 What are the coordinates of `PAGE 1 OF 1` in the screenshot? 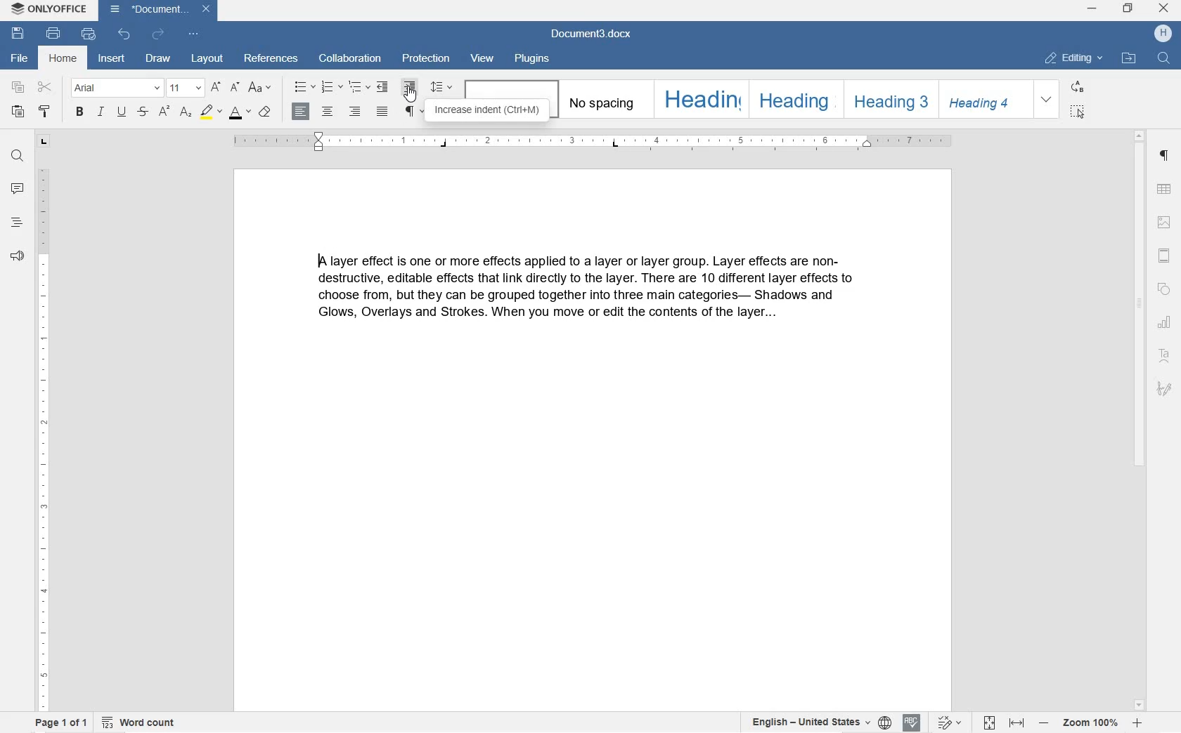 It's located at (60, 723).